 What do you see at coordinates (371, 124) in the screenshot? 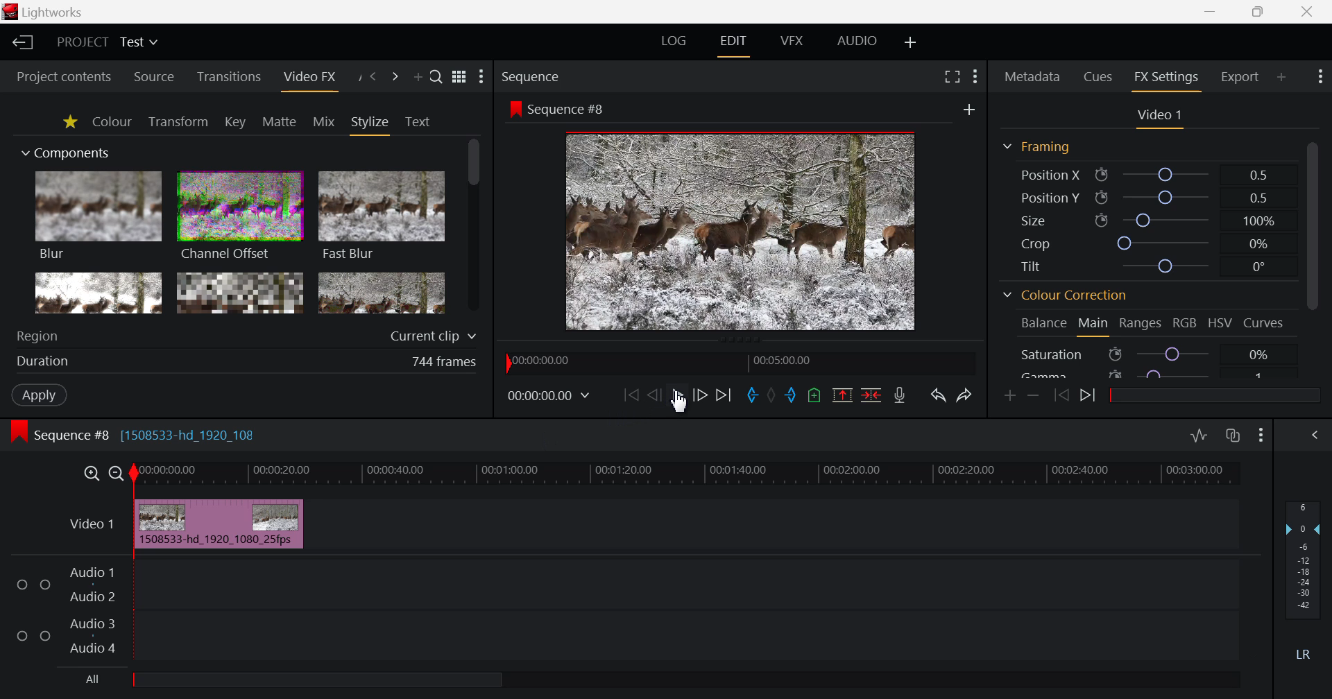
I see `Stylize` at bounding box center [371, 124].